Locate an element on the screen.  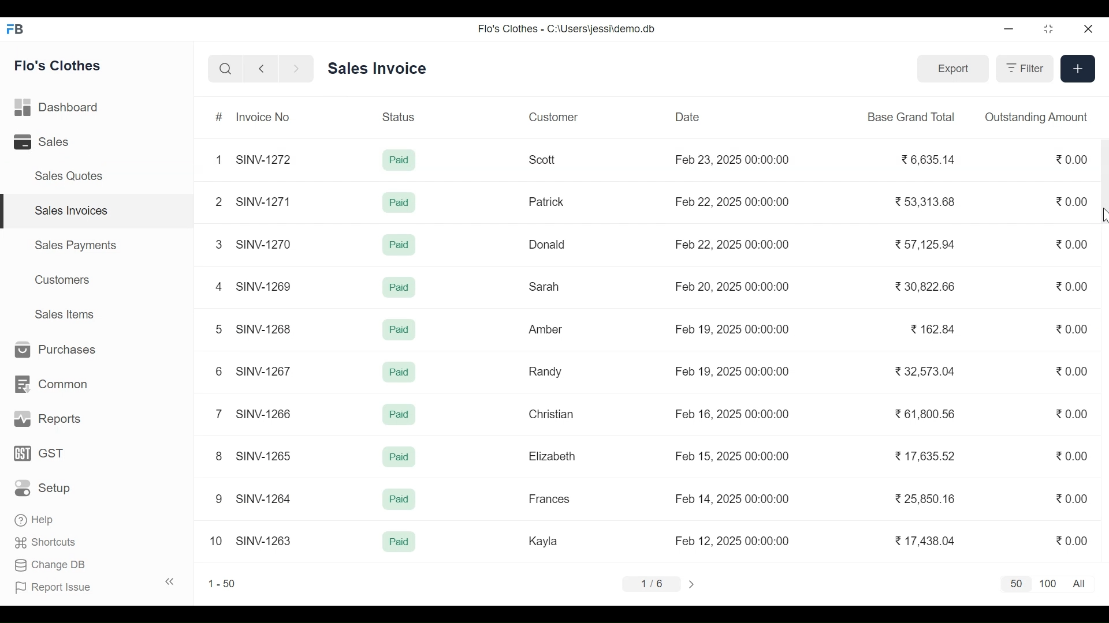
Paid is located at coordinates (397, 245).